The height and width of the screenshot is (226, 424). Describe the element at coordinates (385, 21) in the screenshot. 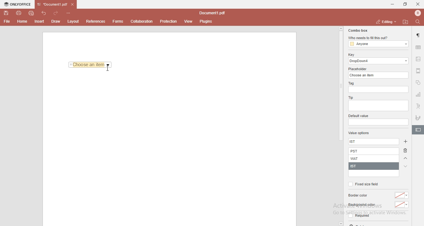

I see `editing` at that location.